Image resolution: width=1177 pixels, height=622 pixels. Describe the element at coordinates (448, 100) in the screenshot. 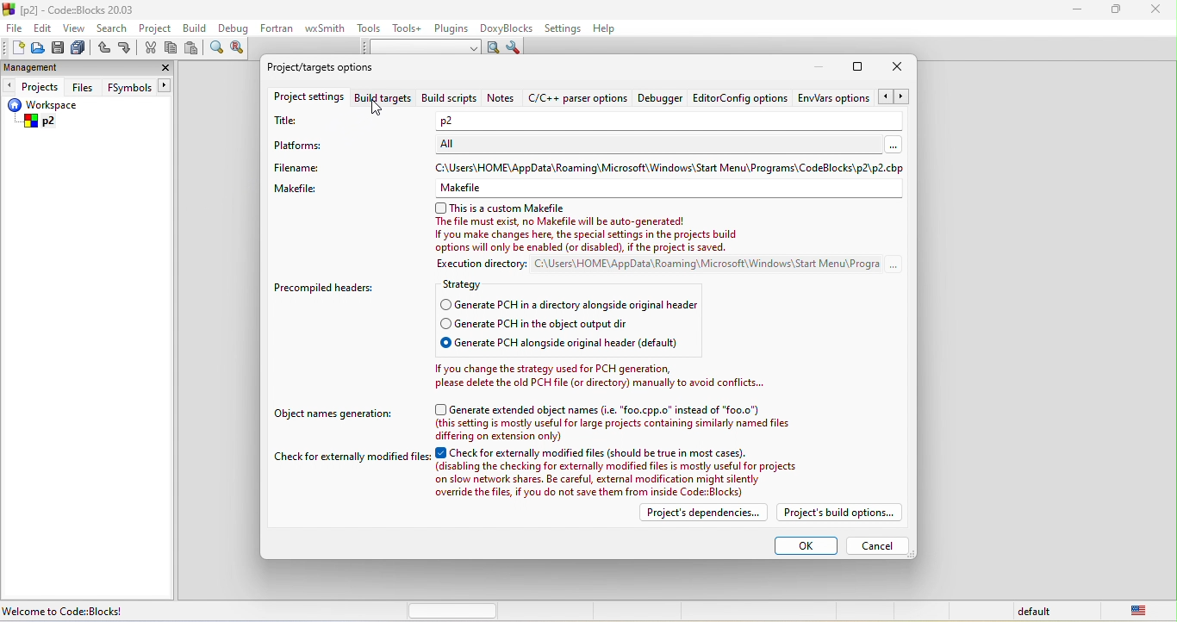

I see `build scripts` at that location.